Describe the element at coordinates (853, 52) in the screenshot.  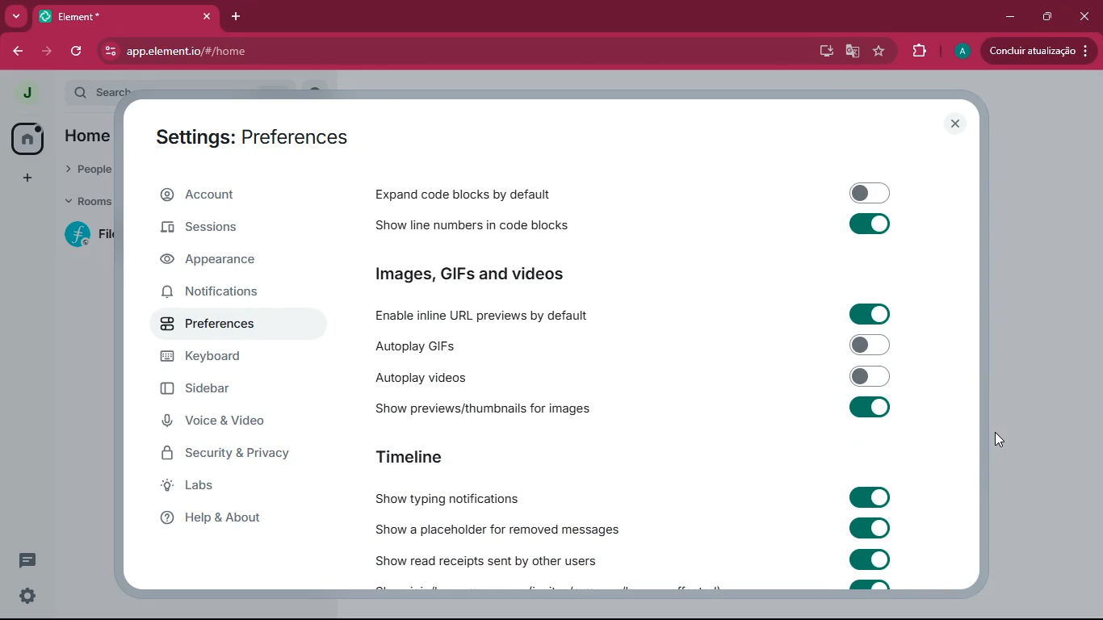
I see `google translate` at that location.